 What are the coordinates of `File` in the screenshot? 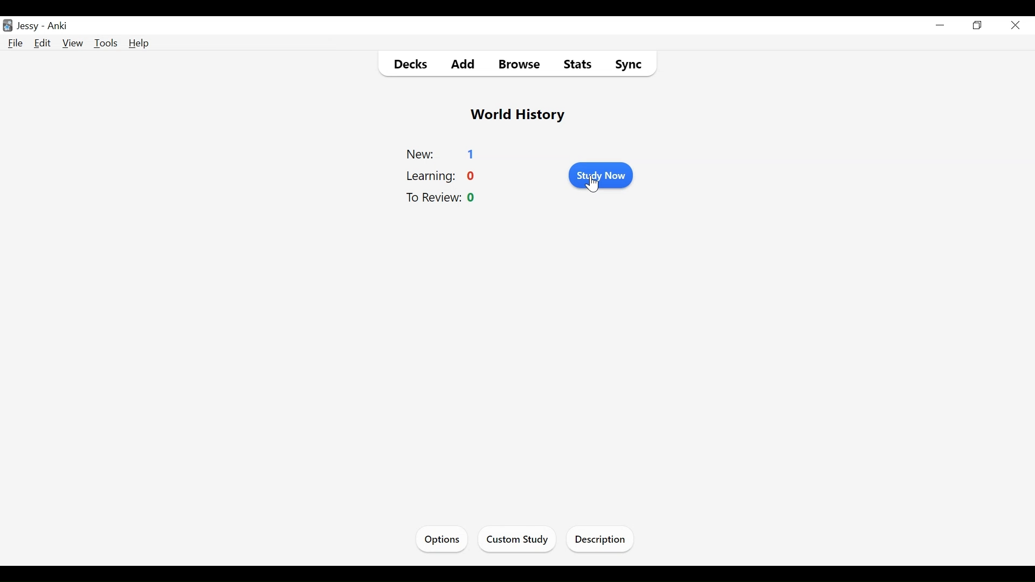 It's located at (15, 43).